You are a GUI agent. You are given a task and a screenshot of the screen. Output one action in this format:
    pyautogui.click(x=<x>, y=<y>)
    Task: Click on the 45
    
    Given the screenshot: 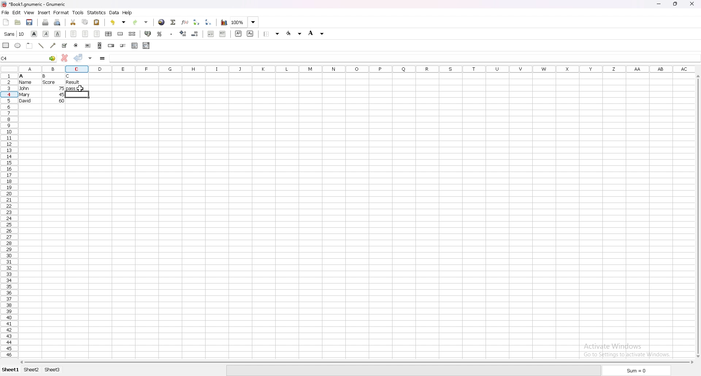 What is the action you would take?
    pyautogui.click(x=61, y=94)
    